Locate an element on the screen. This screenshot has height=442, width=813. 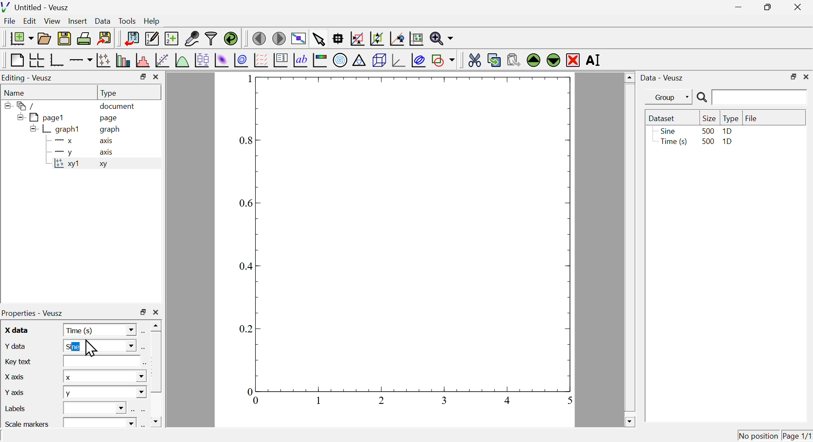
x axis is located at coordinates (14, 376).